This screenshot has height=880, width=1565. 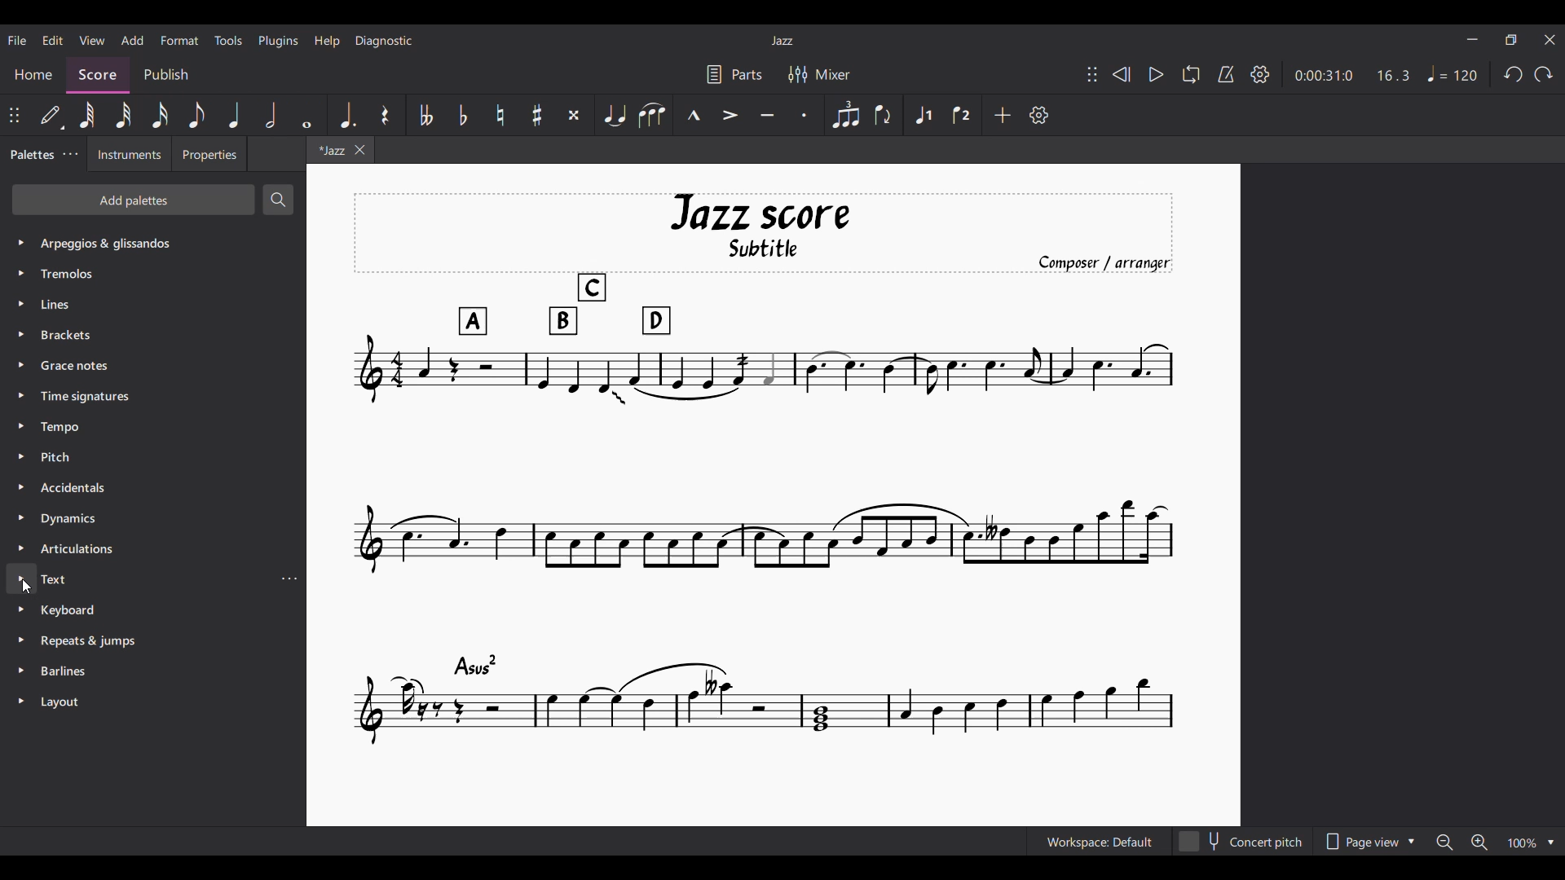 What do you see at coordinates (229, 41) in the screenshot?
I see `Tools menu` at bounding box center [229, 41].